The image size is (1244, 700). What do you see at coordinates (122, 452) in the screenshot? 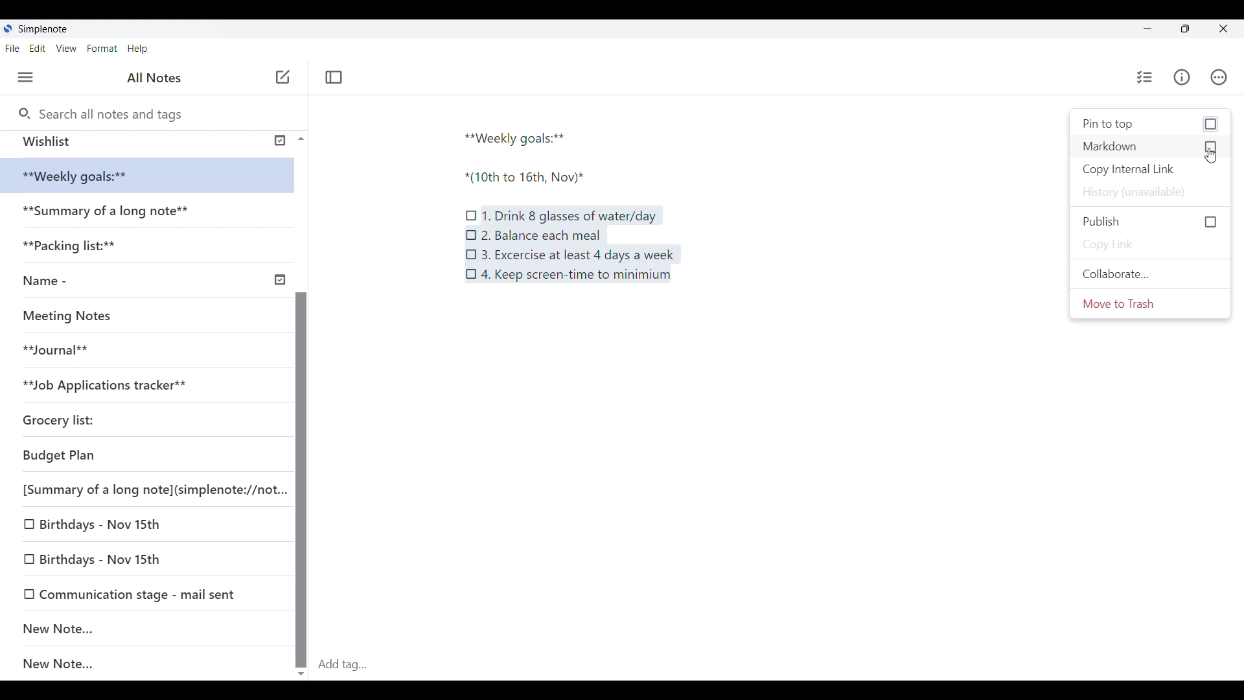
I see `Budget Plan` at bounding box center [122, 452].